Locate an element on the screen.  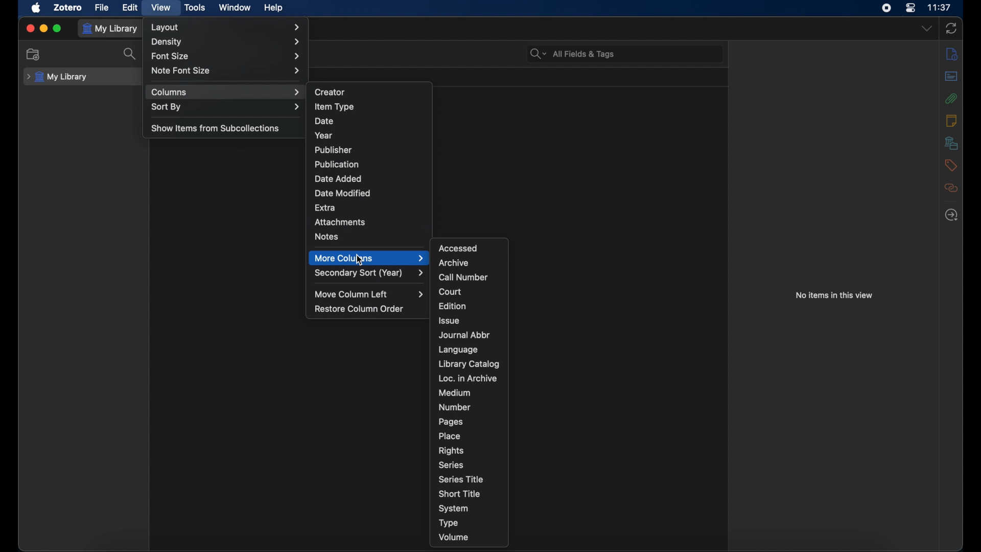
tools is located at coordinates (195, 7).